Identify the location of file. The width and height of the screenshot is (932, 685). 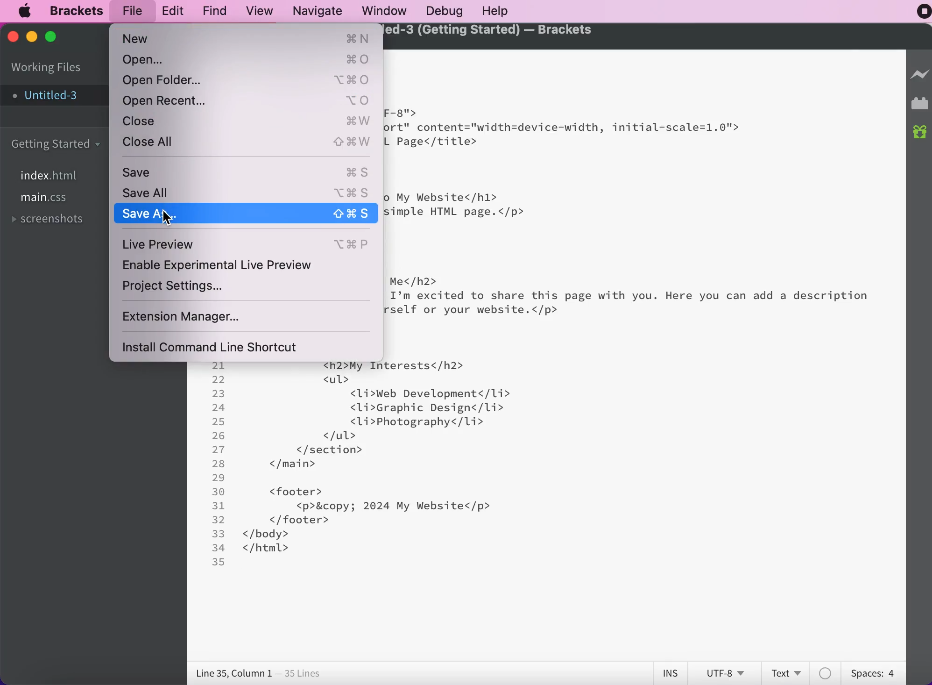
(132, 11).